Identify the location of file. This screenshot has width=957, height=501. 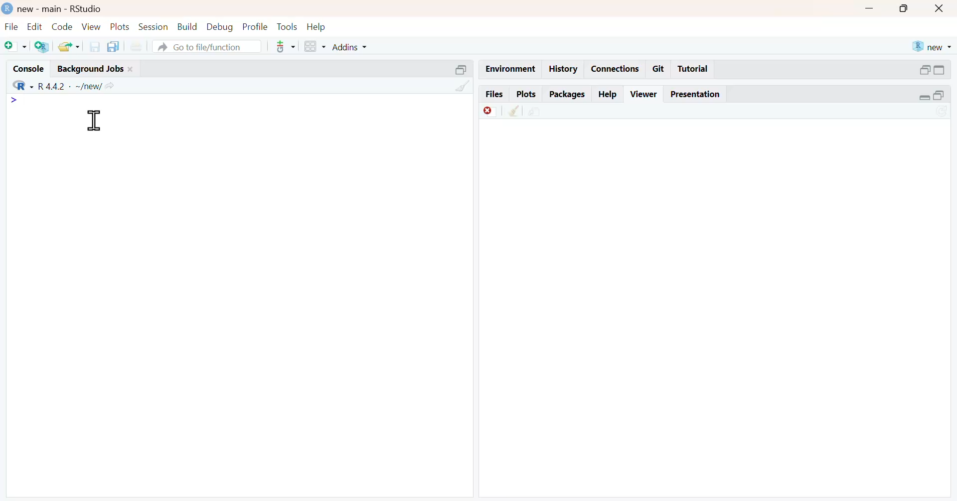
(10, 26).